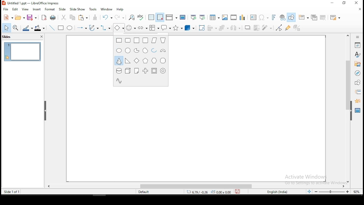 This screenshot has width=364, height=205. I want to click on filter, so click(268, 28).